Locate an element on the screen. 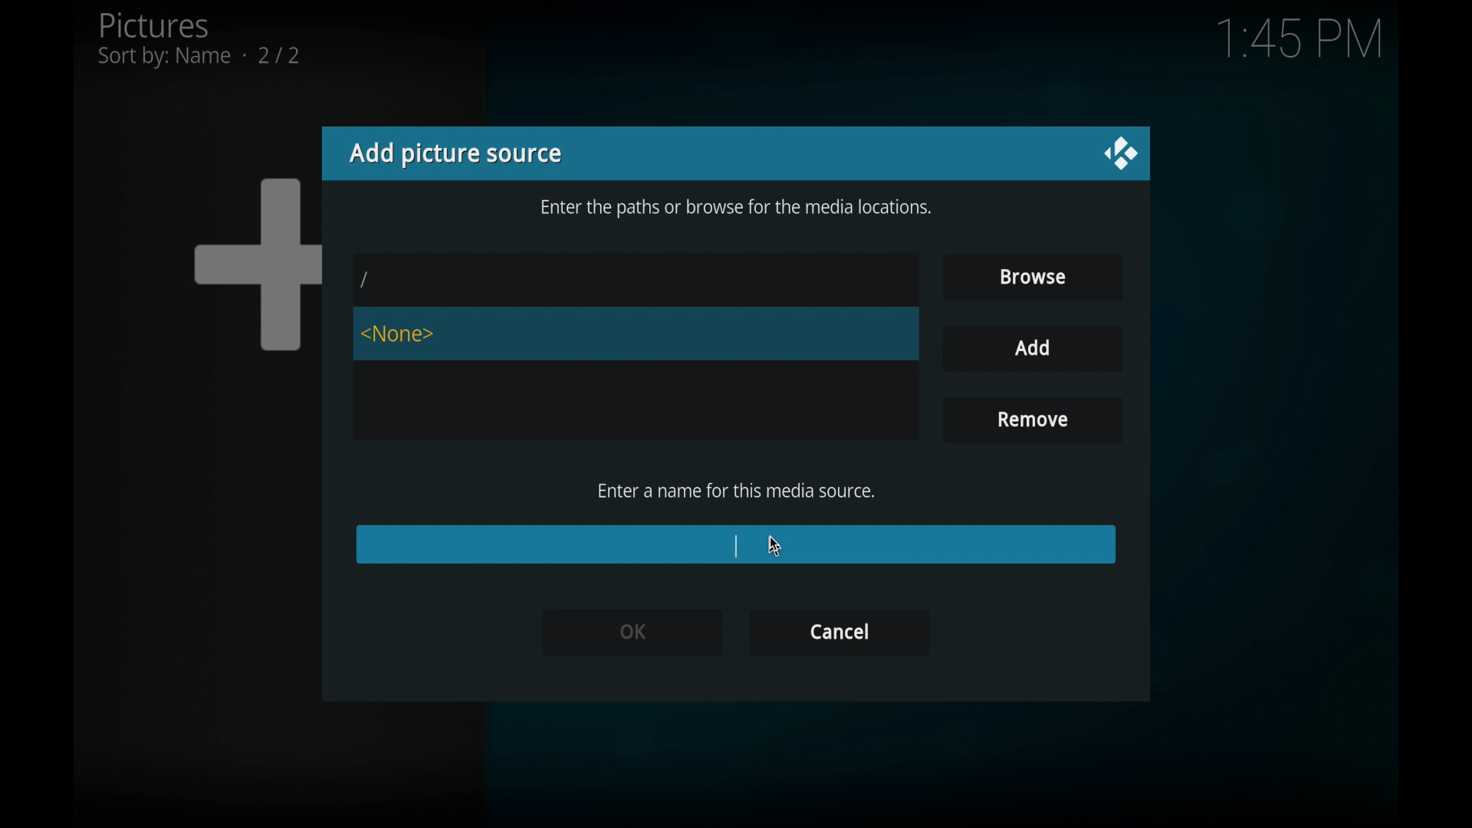 Image resolution: width=1472 pixels, height=828 pixels. cursor is located at coordinates (774, 546).